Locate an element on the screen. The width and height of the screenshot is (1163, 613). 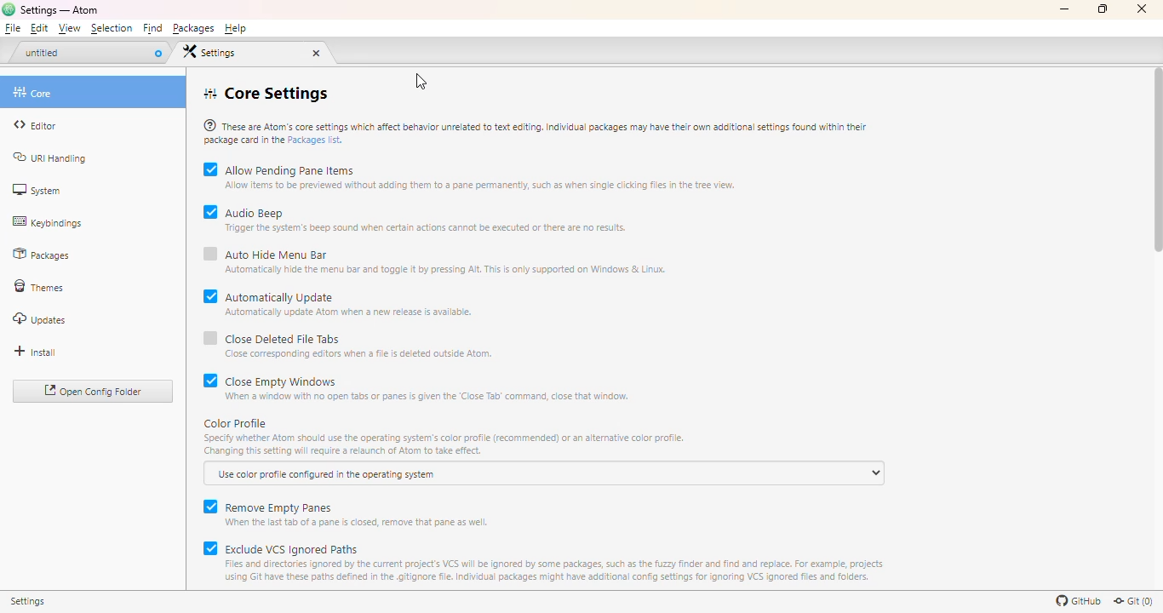
updates is located at coordinates (40, 319).